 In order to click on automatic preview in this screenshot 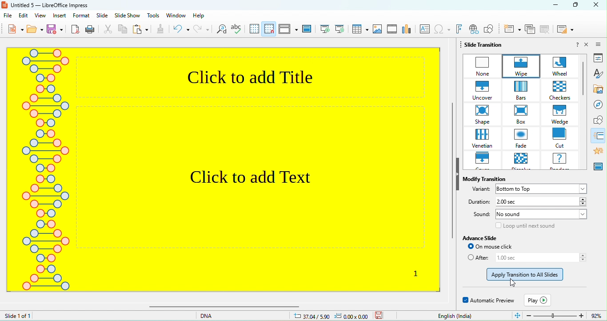, I will do `click(487, 300)`.